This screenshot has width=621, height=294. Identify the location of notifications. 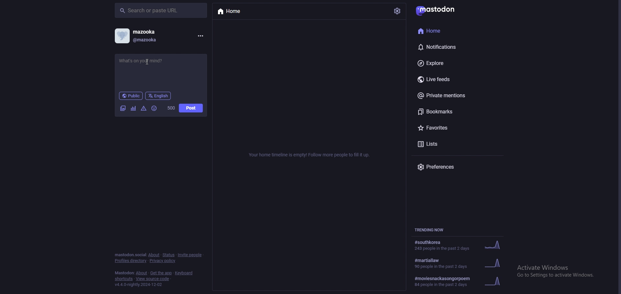
(446, 47).